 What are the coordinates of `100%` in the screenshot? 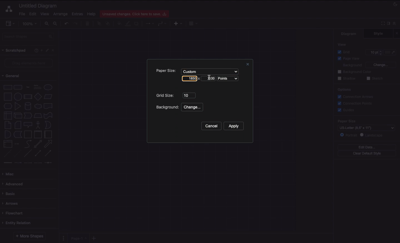 It's located at (30, 24).